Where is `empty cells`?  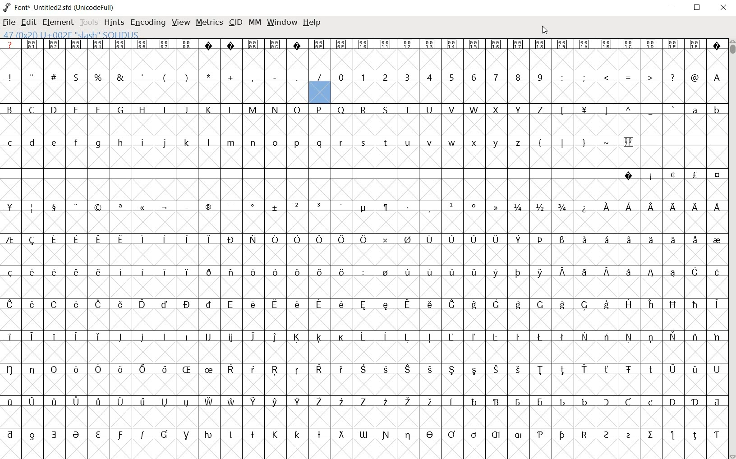
empty cells is located at coordinates (363, 157).